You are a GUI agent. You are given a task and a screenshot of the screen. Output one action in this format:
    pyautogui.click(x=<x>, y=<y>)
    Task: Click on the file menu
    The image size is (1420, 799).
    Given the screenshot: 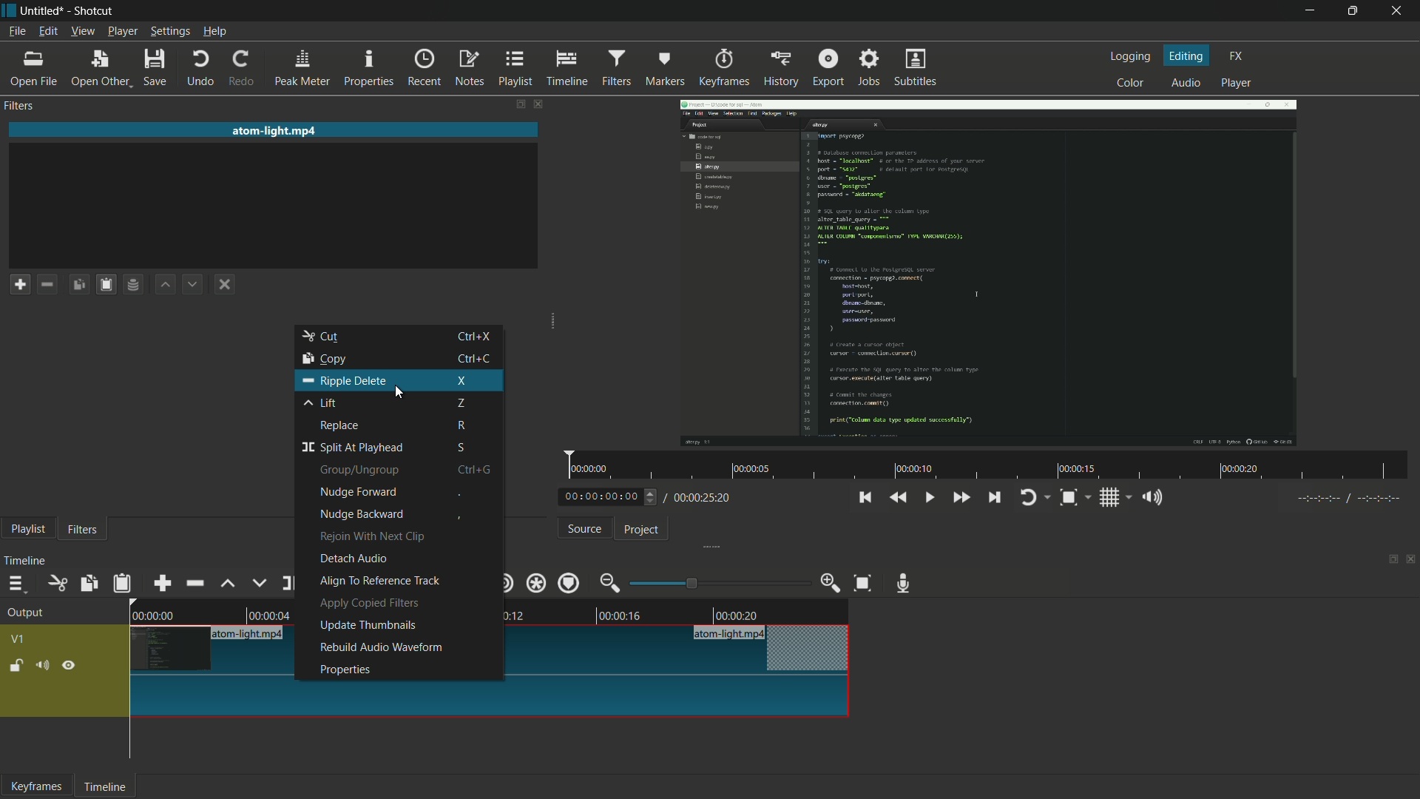 What is the action you would take?
    pyautogui.click(x=16, y=32)
    